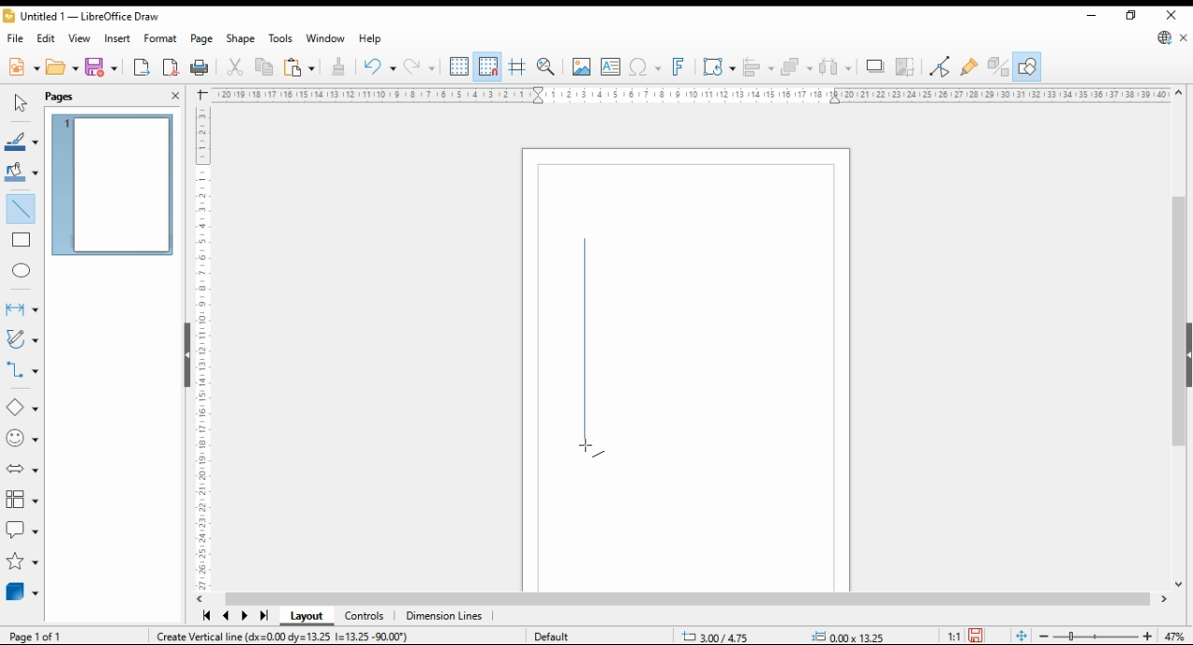  Describe the element at coordinates (1176, 635) in the screenshot. I see `zoom factor` at that location.